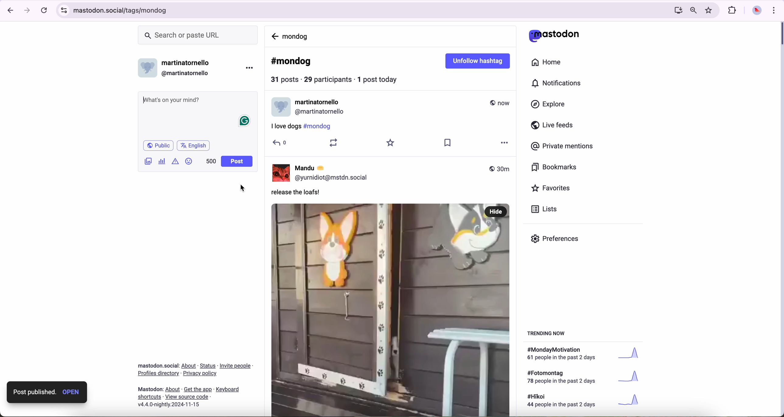 Image resolution: width=784 pixels, height=417 pixels. I want to click on link, so click(208, 366).